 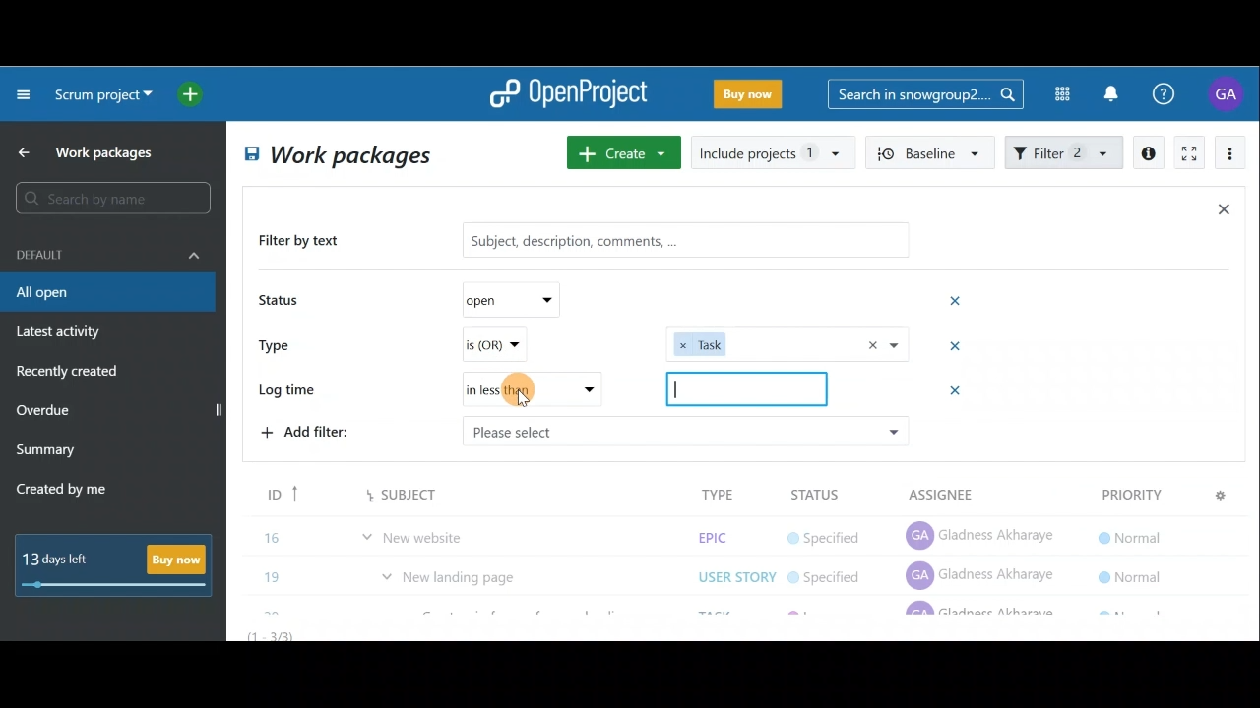 I want to click on specified, so click(x=824, y=495).